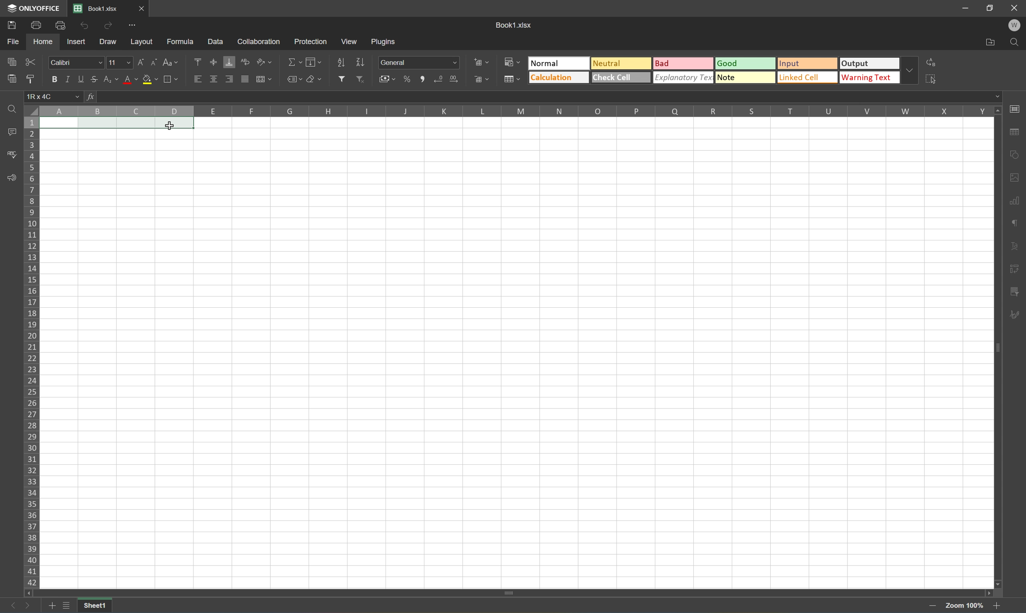  Describe the element at coordinates (29, 606) in the screenshot. I see `Next` at that location.